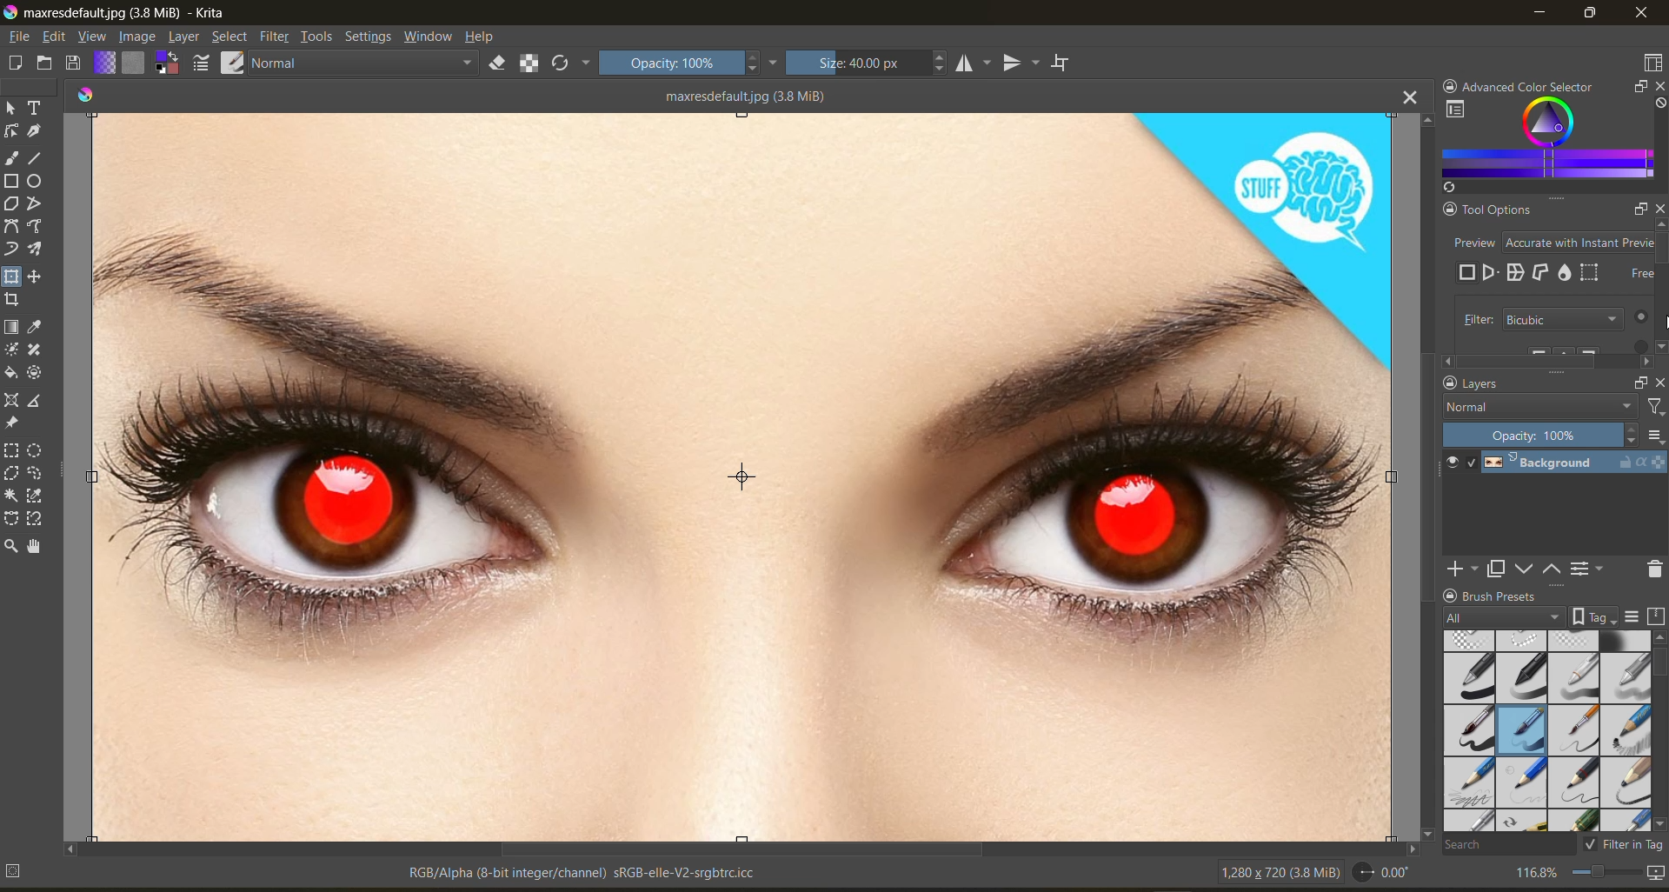 The height and width of the screenshot is (892, 1669). I want to click on delete the layer, so click(1652, 569).